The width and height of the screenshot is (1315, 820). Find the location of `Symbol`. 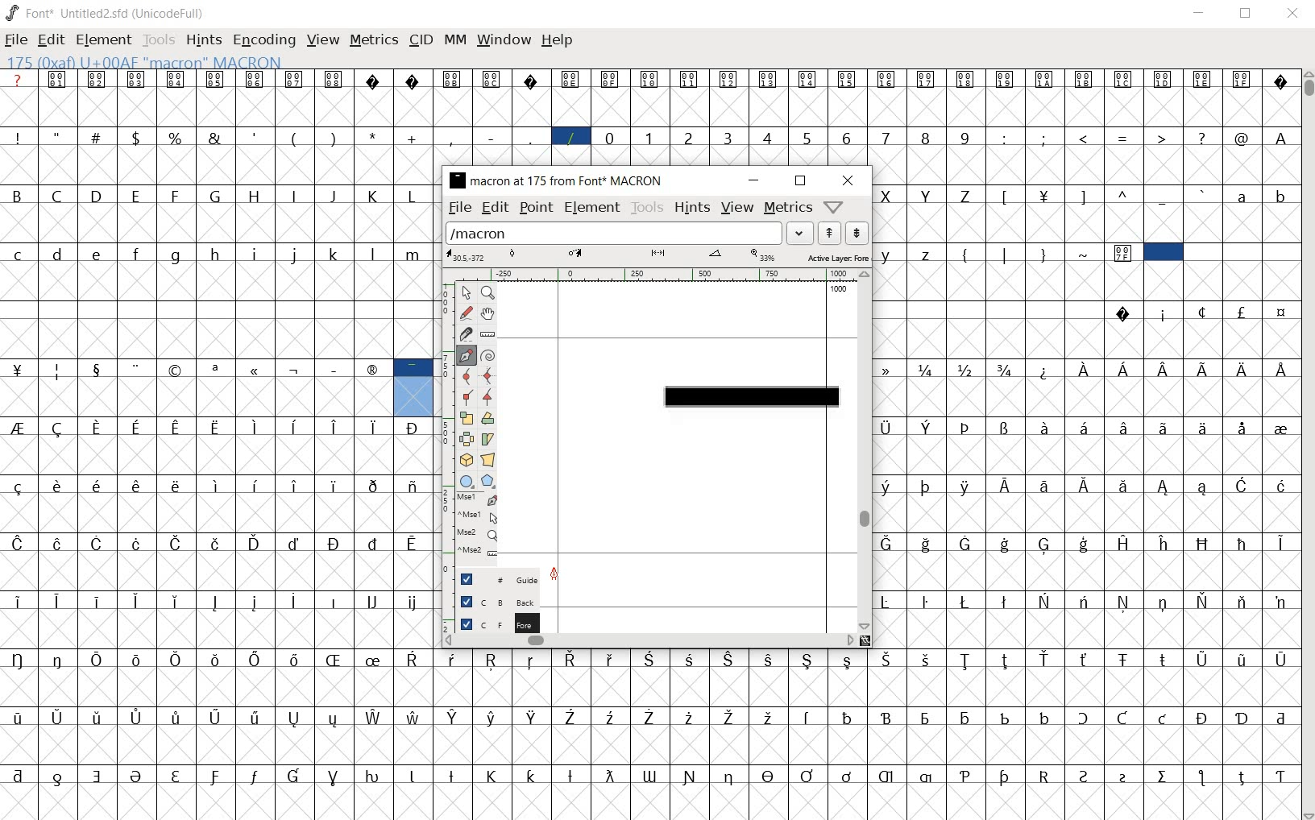

Symbol is located at coordinates (1123, 776).